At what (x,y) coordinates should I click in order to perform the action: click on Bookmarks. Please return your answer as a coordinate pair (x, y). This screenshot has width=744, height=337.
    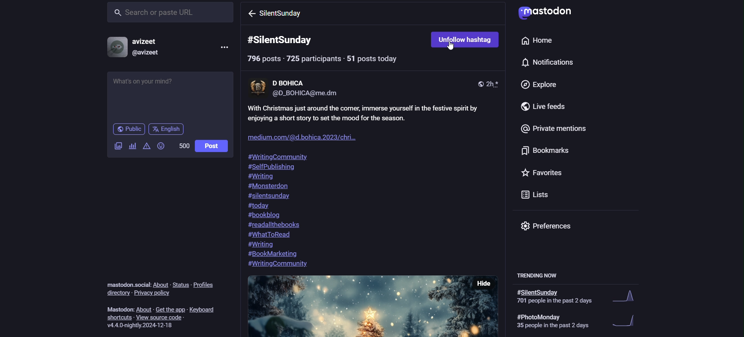
    Looking at the image, I should click on (533, 151).